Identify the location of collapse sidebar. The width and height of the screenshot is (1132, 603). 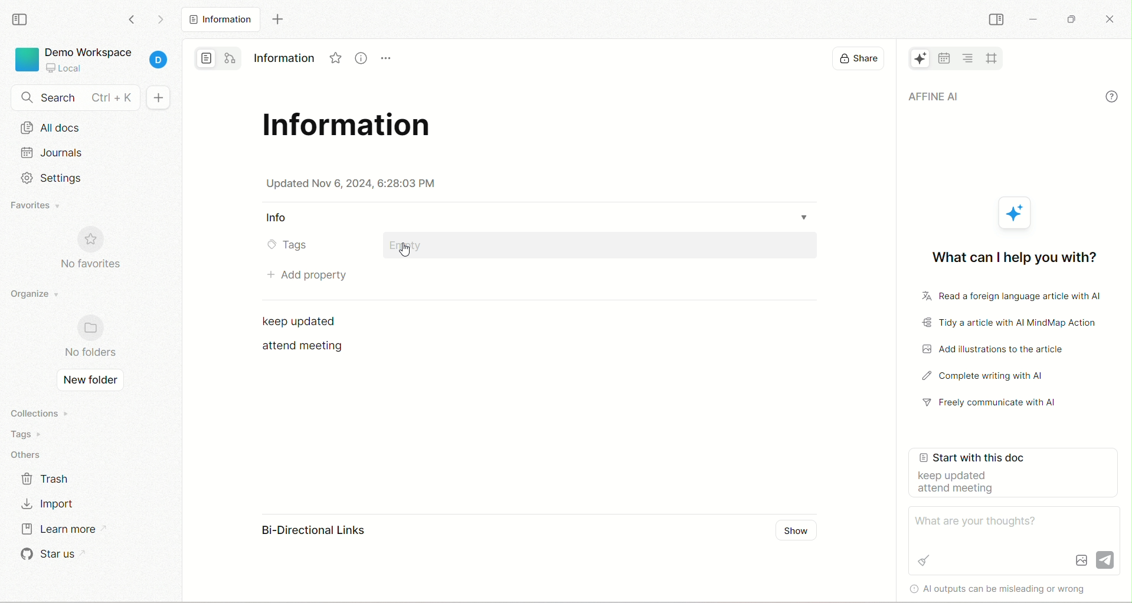
(20, 20).